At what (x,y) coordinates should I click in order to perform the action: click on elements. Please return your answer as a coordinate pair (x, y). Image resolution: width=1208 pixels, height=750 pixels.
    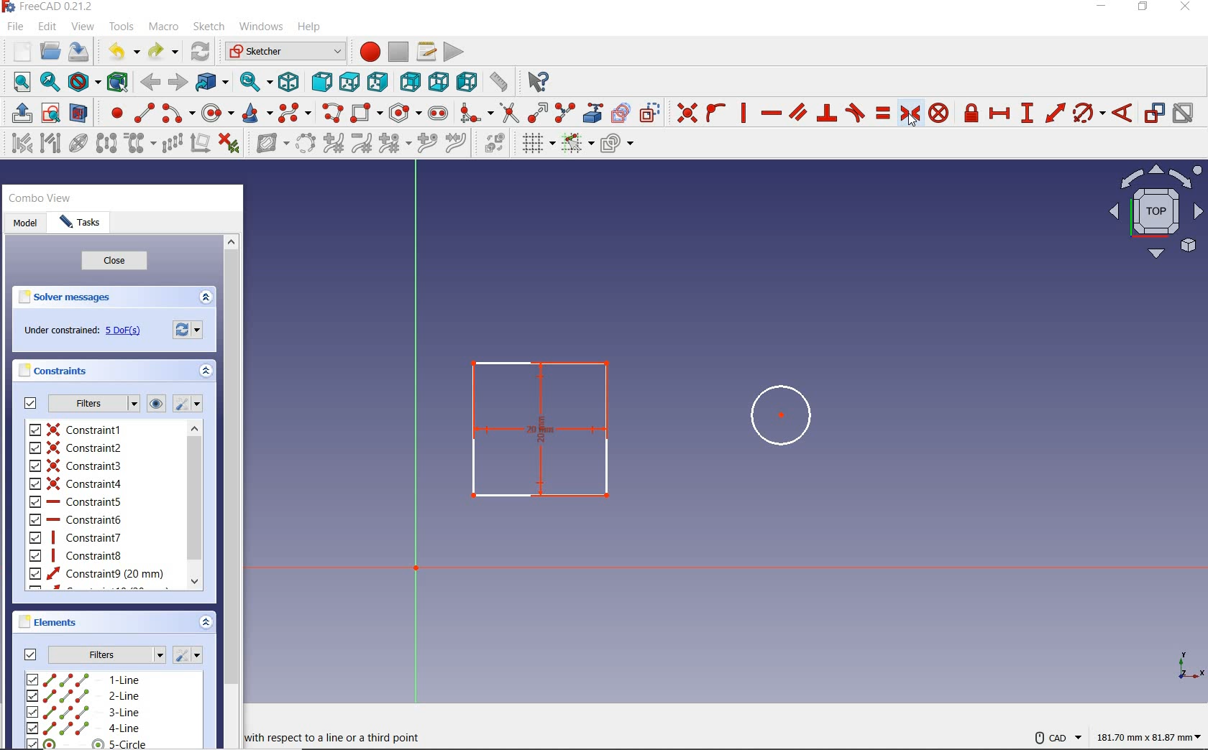
    Looking at the image, I should click on (61, 623).